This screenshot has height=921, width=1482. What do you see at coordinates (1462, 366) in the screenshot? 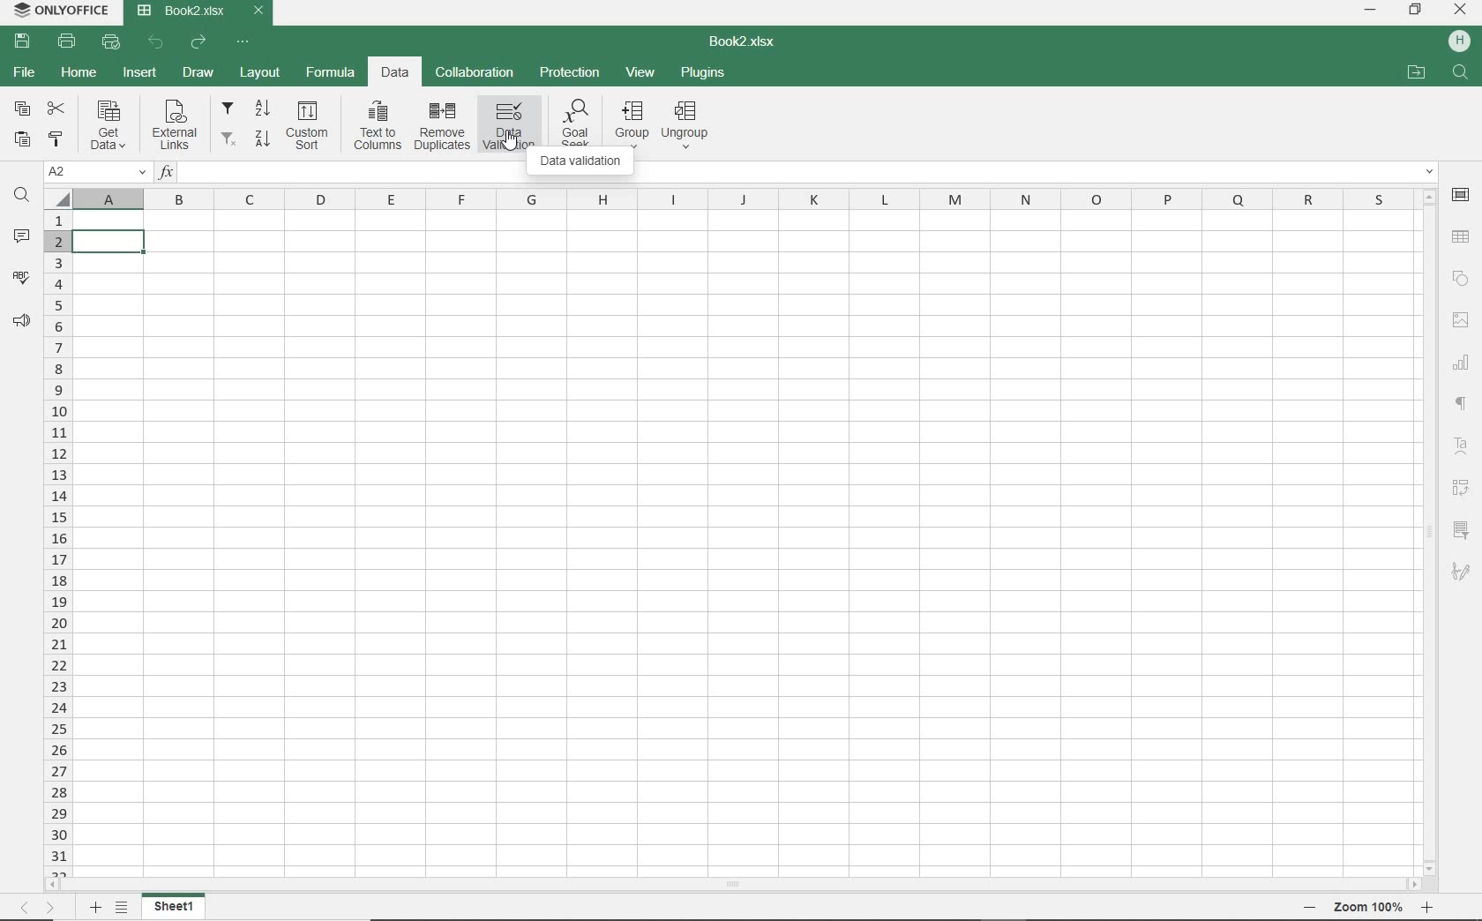
I see `CHART` at bounding box center [1462, 366].